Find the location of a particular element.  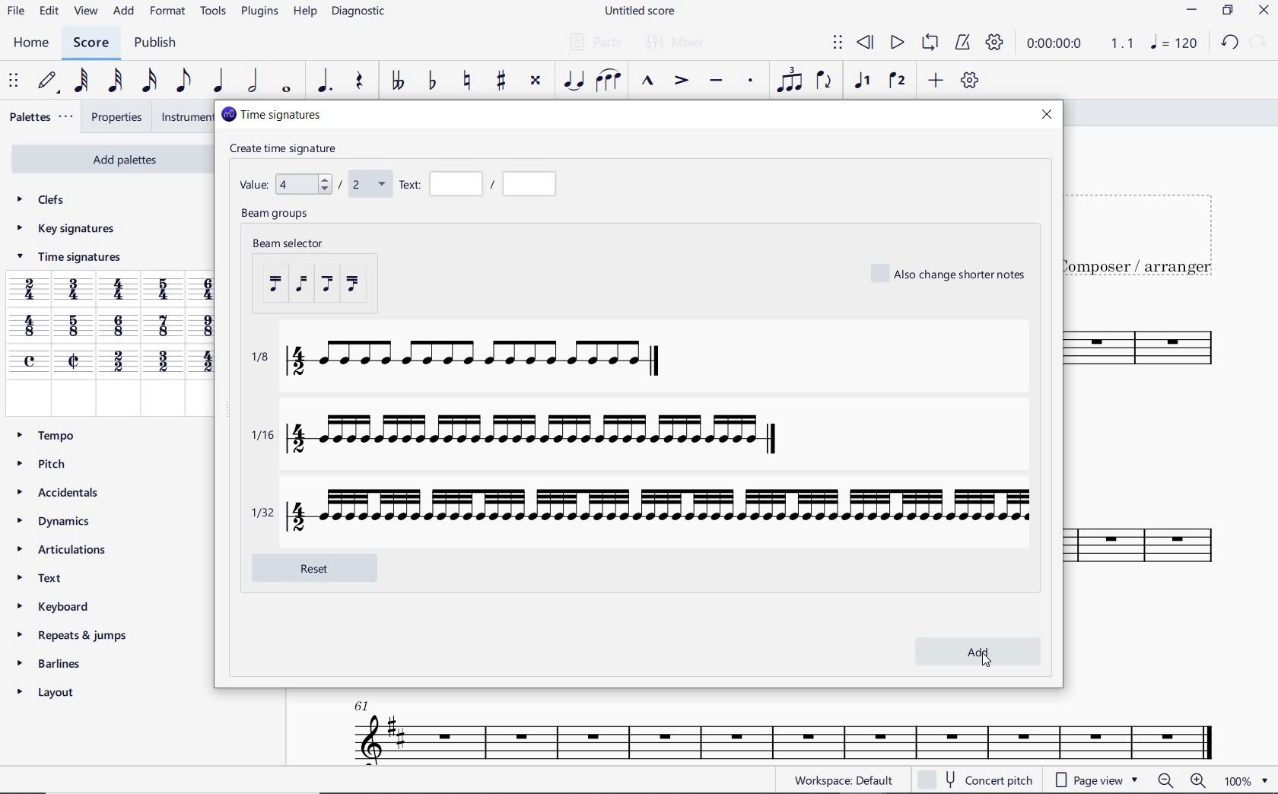

CLEFS is located at coordinates (43, 202).